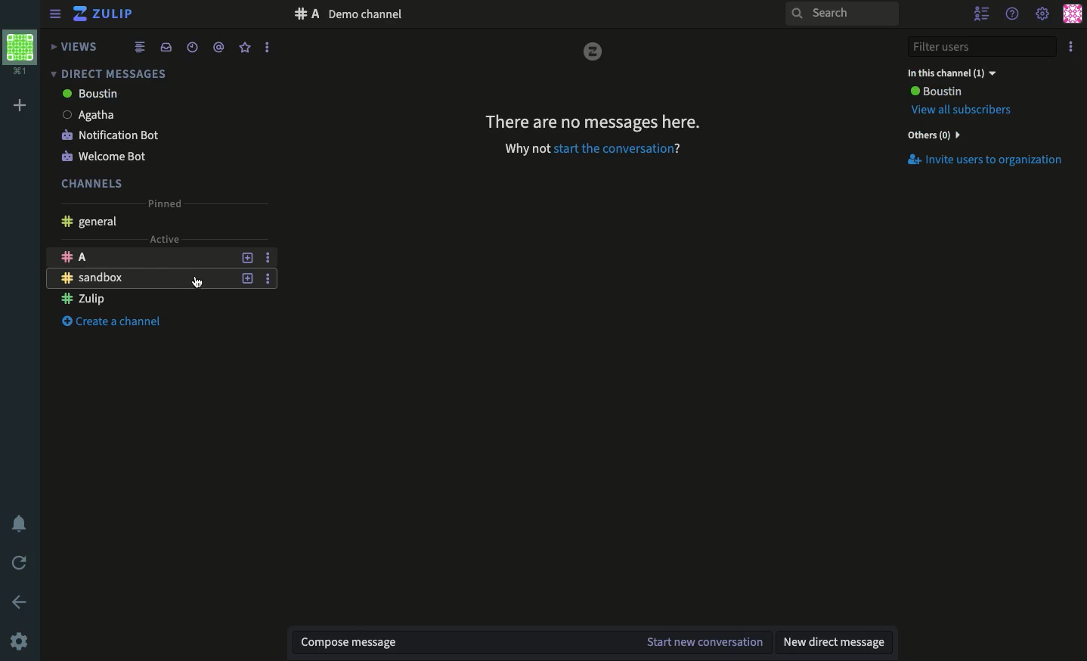 The height and width of the screenshot is (661, 1087). What do you see at coordinates (841, 14) in the screenshot?
I see `Search` at bounding box center [841, 14].